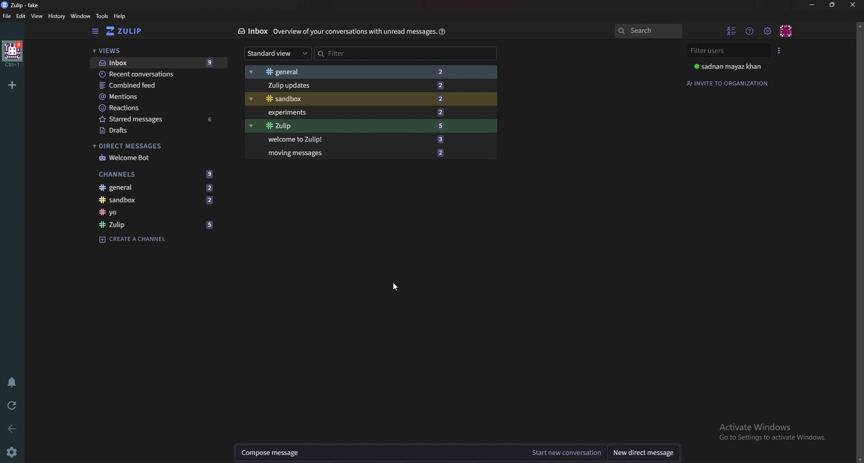  I want to click on Start new conversation, so click(567, 453).